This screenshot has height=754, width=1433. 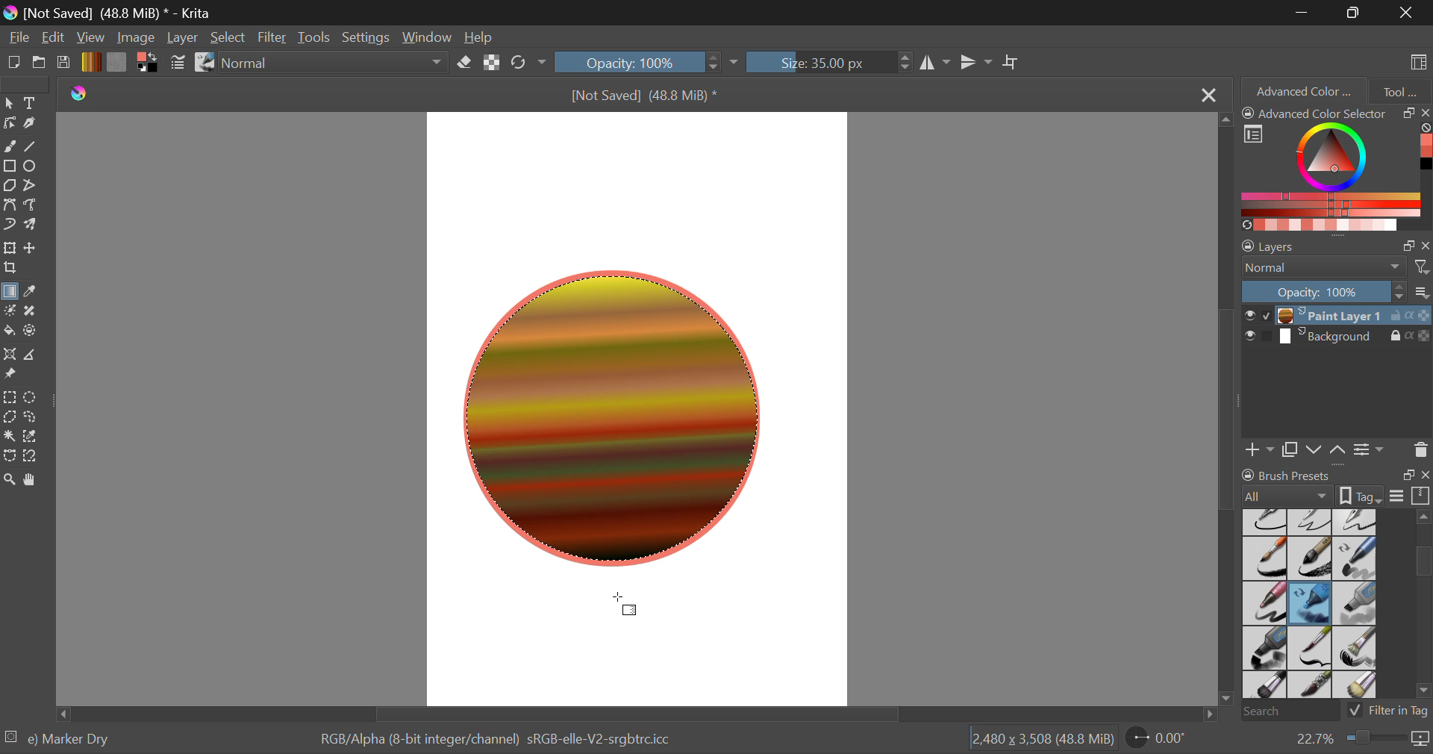 What do you see at coordinates (64, 63) in the screenshot?
I see `Save` at bounding box center [64, 63].